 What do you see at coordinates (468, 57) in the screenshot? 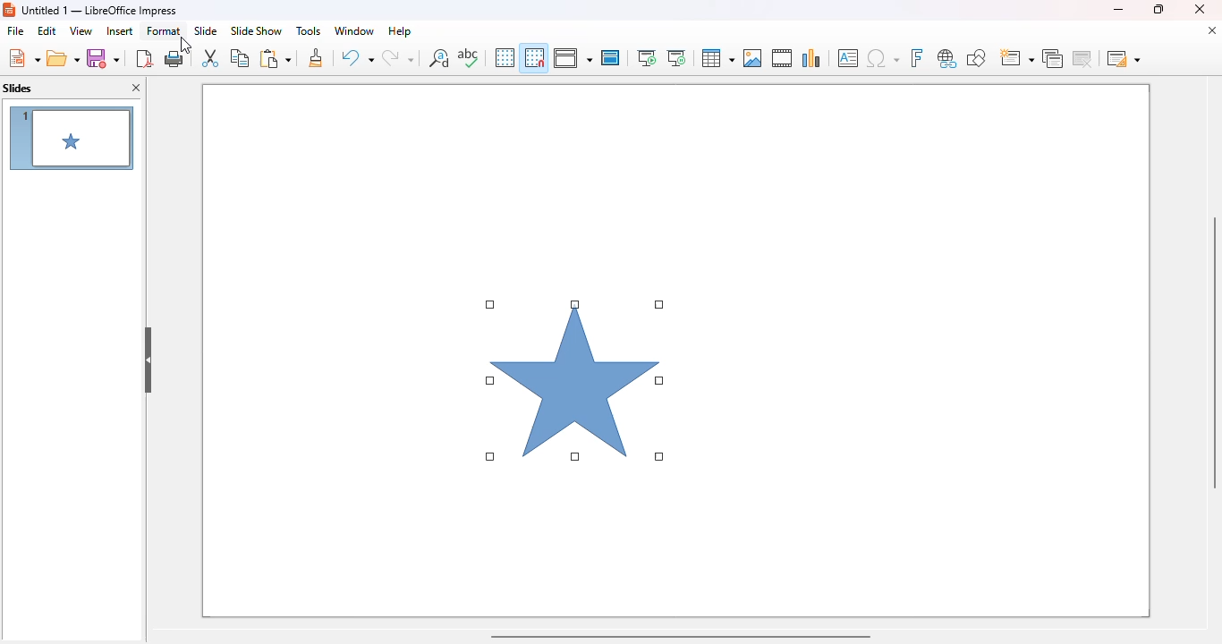
I see `spelling` at bounding box center [468, 57].